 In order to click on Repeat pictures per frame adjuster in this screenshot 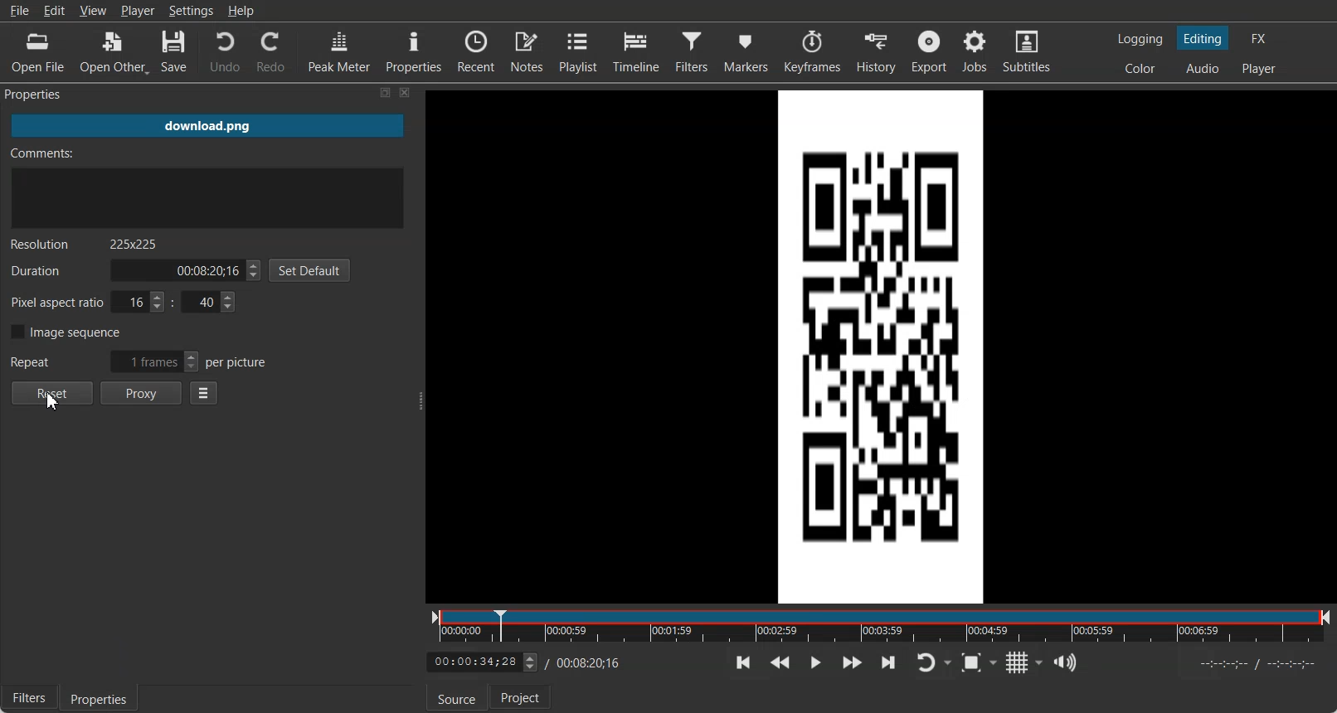, I will do `click(138, 360)`.